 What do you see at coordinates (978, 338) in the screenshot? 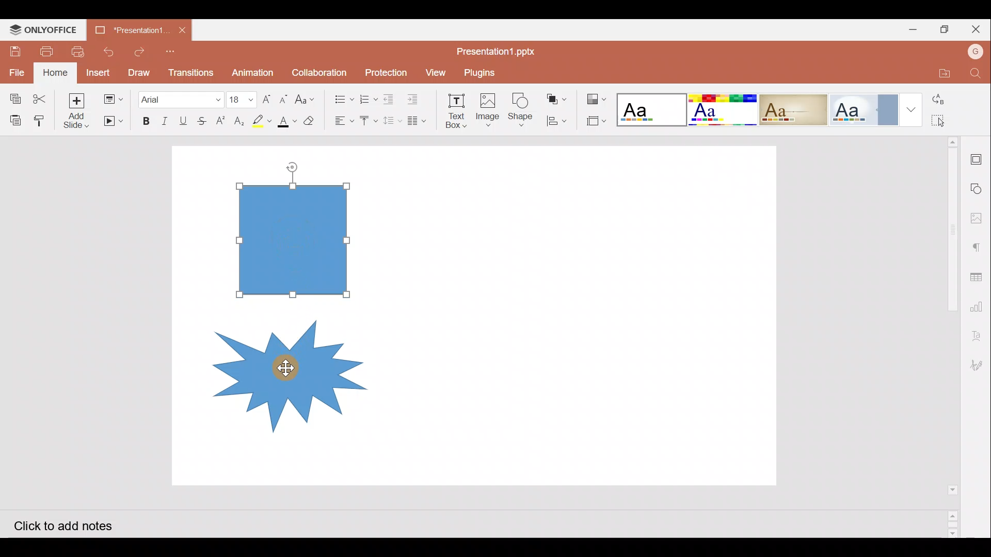
I see `Text Art settings` at bounding box center [978, 338].